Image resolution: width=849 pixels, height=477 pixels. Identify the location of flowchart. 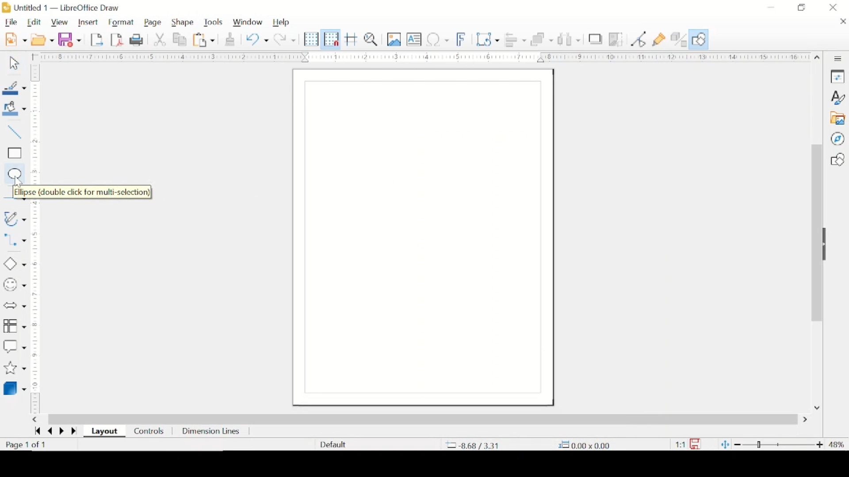
(14, 326).